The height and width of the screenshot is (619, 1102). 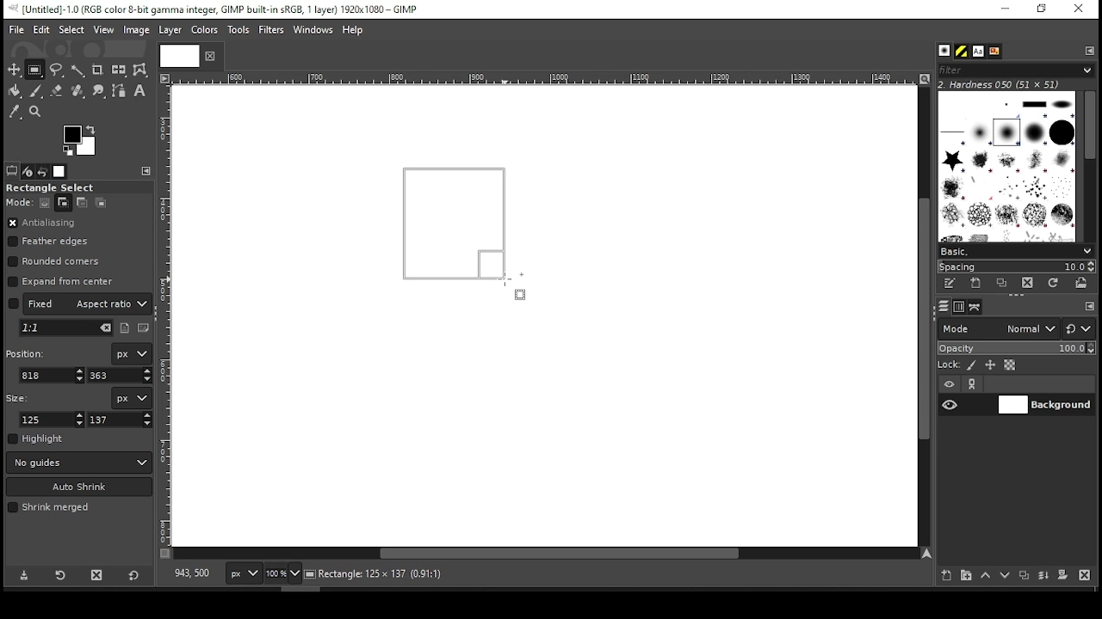 I want to click on delete layer, so click(x=1084, y=575).